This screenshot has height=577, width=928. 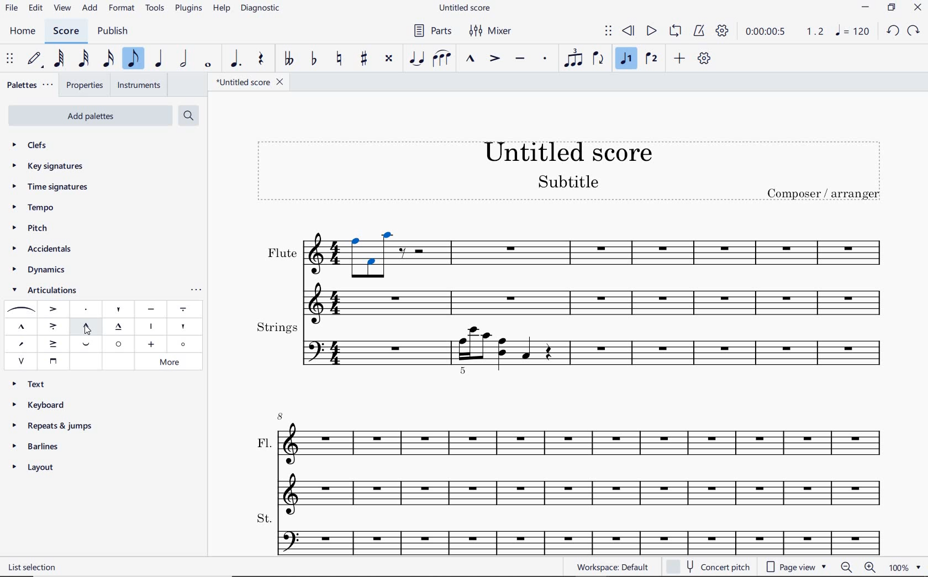 What do you see at coordinates (54, 424) in the screenshot?
I see `repeats & jumps` at bounding box center [54, 424].